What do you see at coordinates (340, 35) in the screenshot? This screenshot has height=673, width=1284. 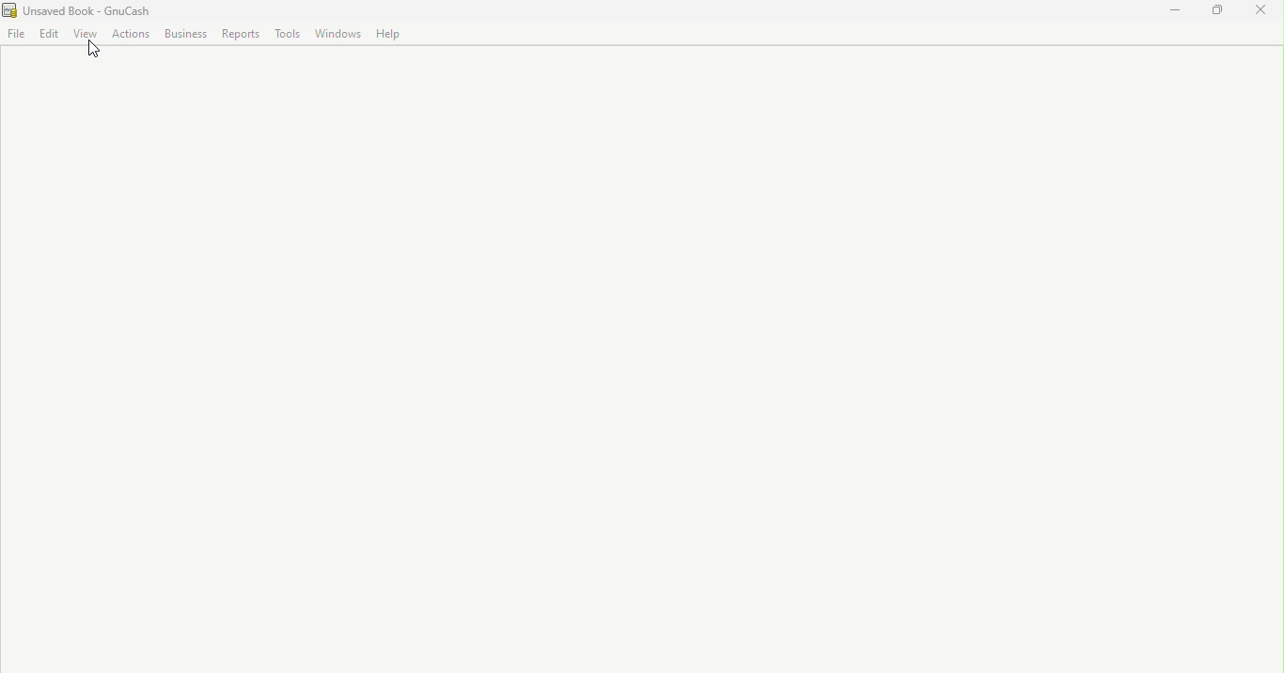 I see `WIndows` at bounding box center [340, 35].